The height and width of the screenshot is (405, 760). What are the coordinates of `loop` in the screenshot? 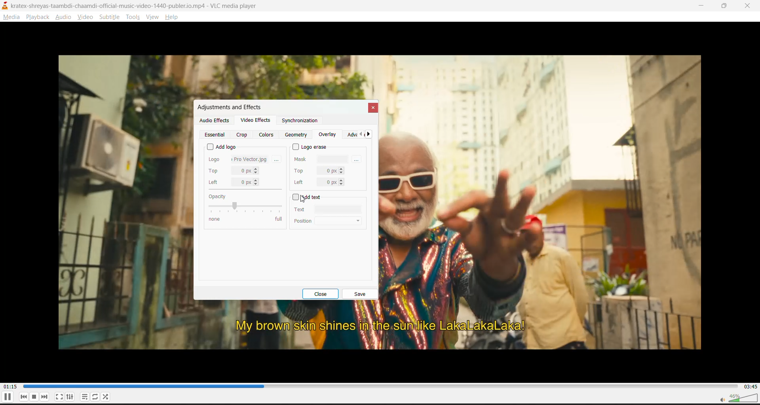 It's located at (94, 397).